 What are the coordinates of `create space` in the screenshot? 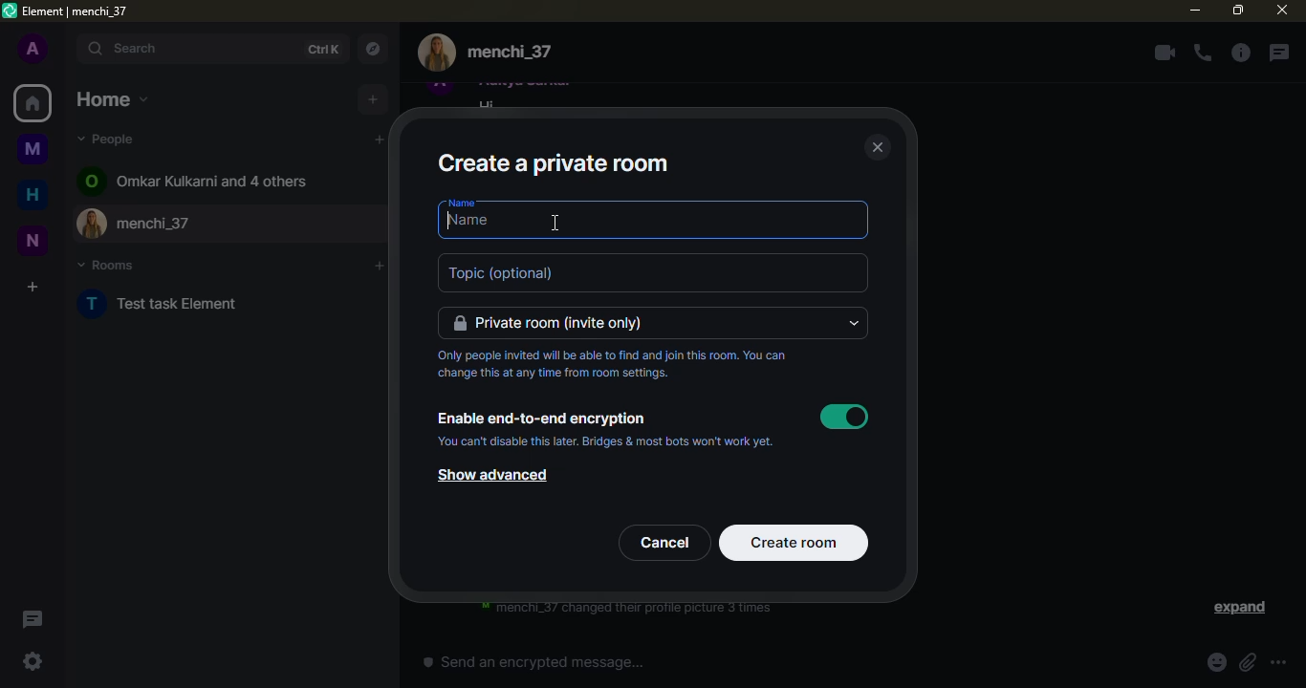 It's located at (33, 287).